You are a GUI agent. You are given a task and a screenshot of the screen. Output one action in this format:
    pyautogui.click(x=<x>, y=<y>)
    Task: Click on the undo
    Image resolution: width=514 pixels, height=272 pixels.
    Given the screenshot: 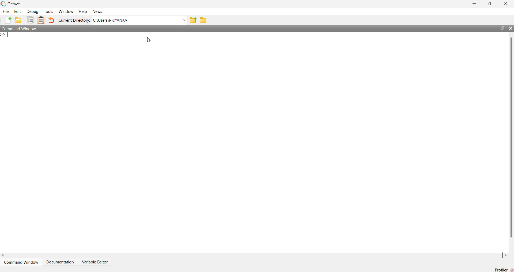 What is the action you would take?
    pyautogui.click(x=51, y=20)
    